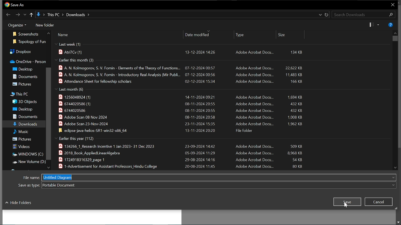 The height and width of the screenshot is (225, 401). Describe the element at coordinates (254, 153) in the screenshot. I see `‘Adobe Acrobat Docu.` at that location.